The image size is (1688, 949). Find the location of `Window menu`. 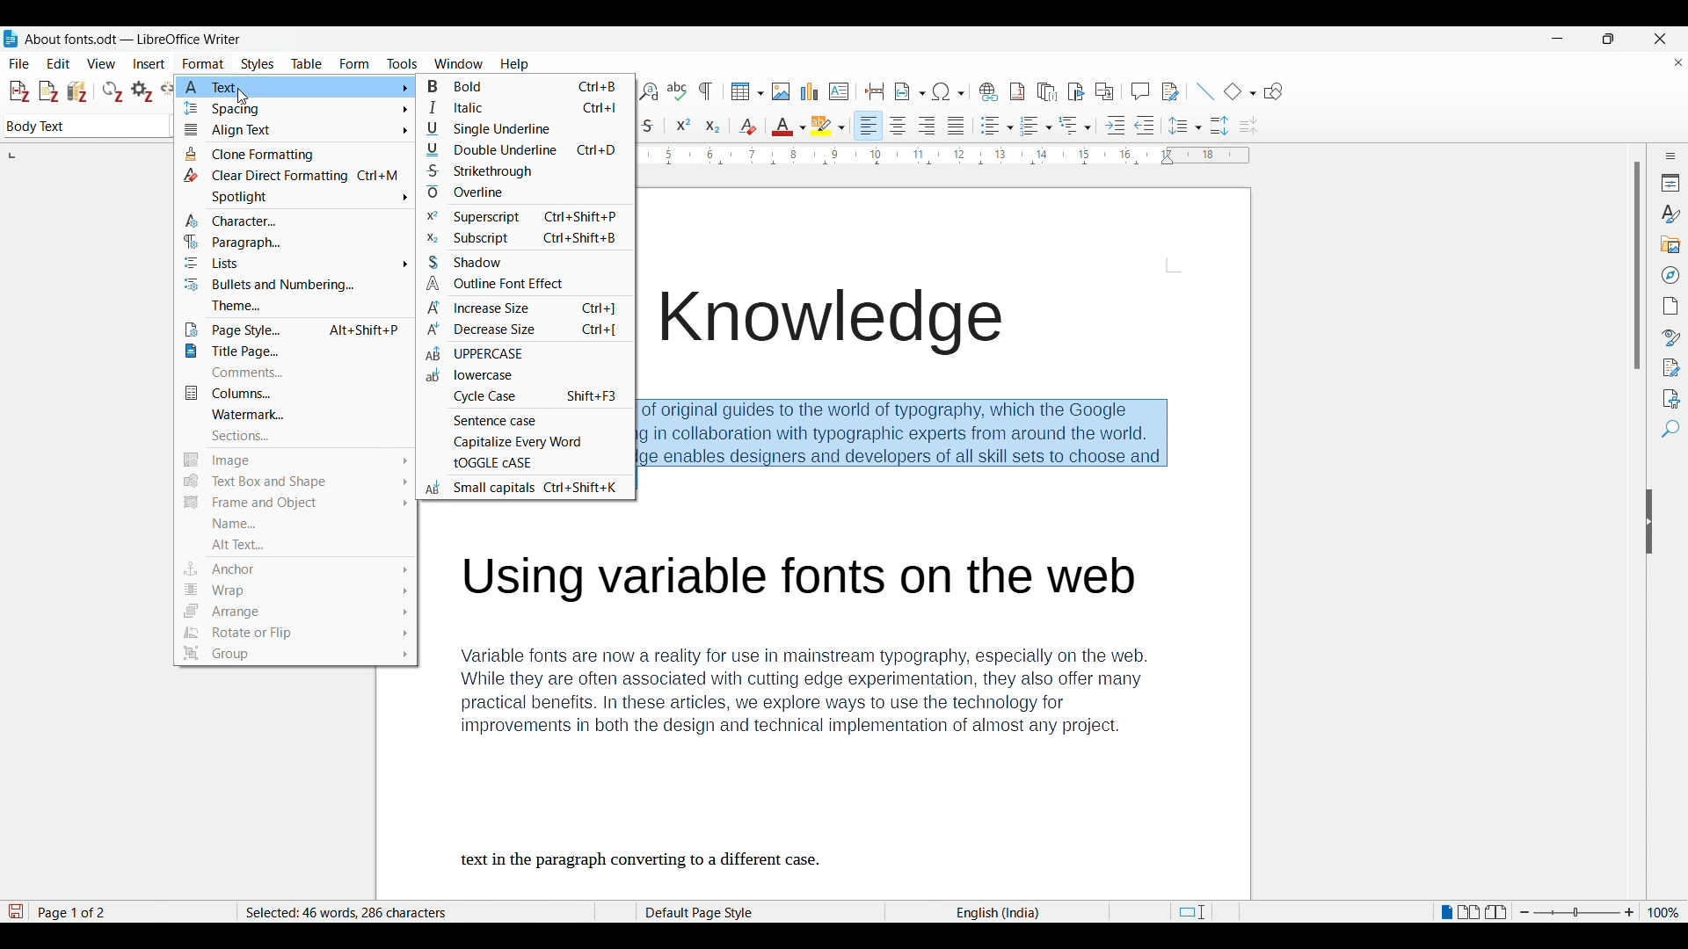

Window menu is located at coordinates (459, 64).